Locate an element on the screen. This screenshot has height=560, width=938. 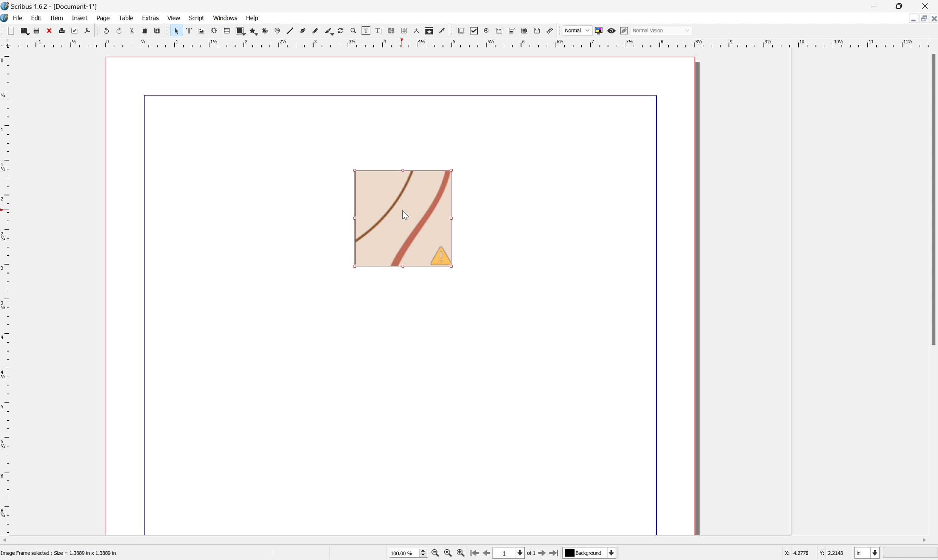
Toggle color management is located at coordinates (599, 30).